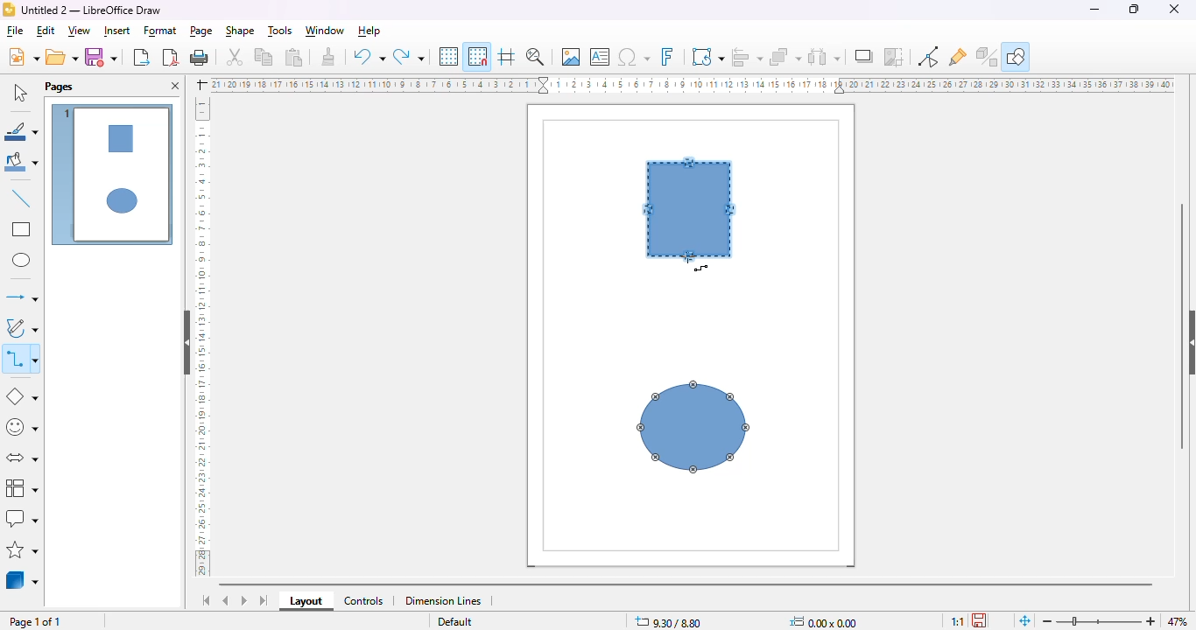 This screenshot has height=630, width=1196. I want to click on basic shapes, so click(23, 397).